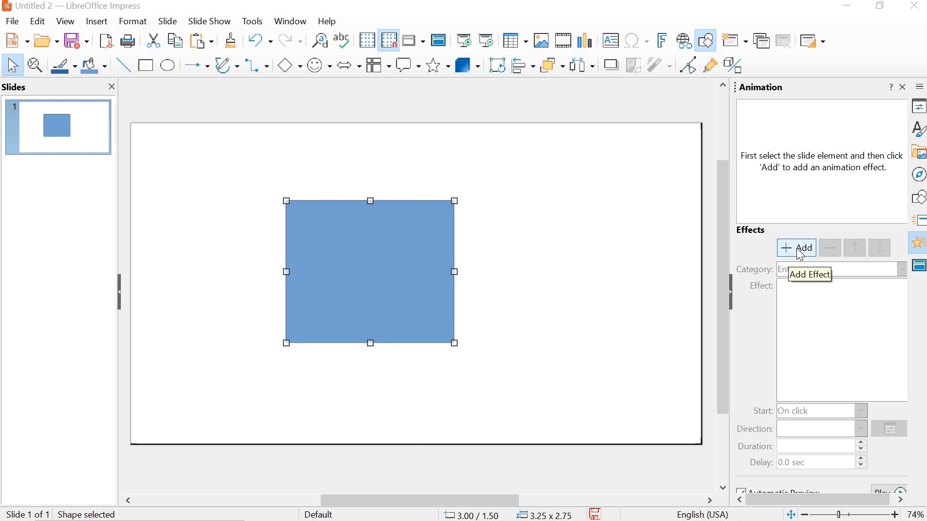 This screenshot has height=521, width=927. I want to click on connectors, so click(256, 63).